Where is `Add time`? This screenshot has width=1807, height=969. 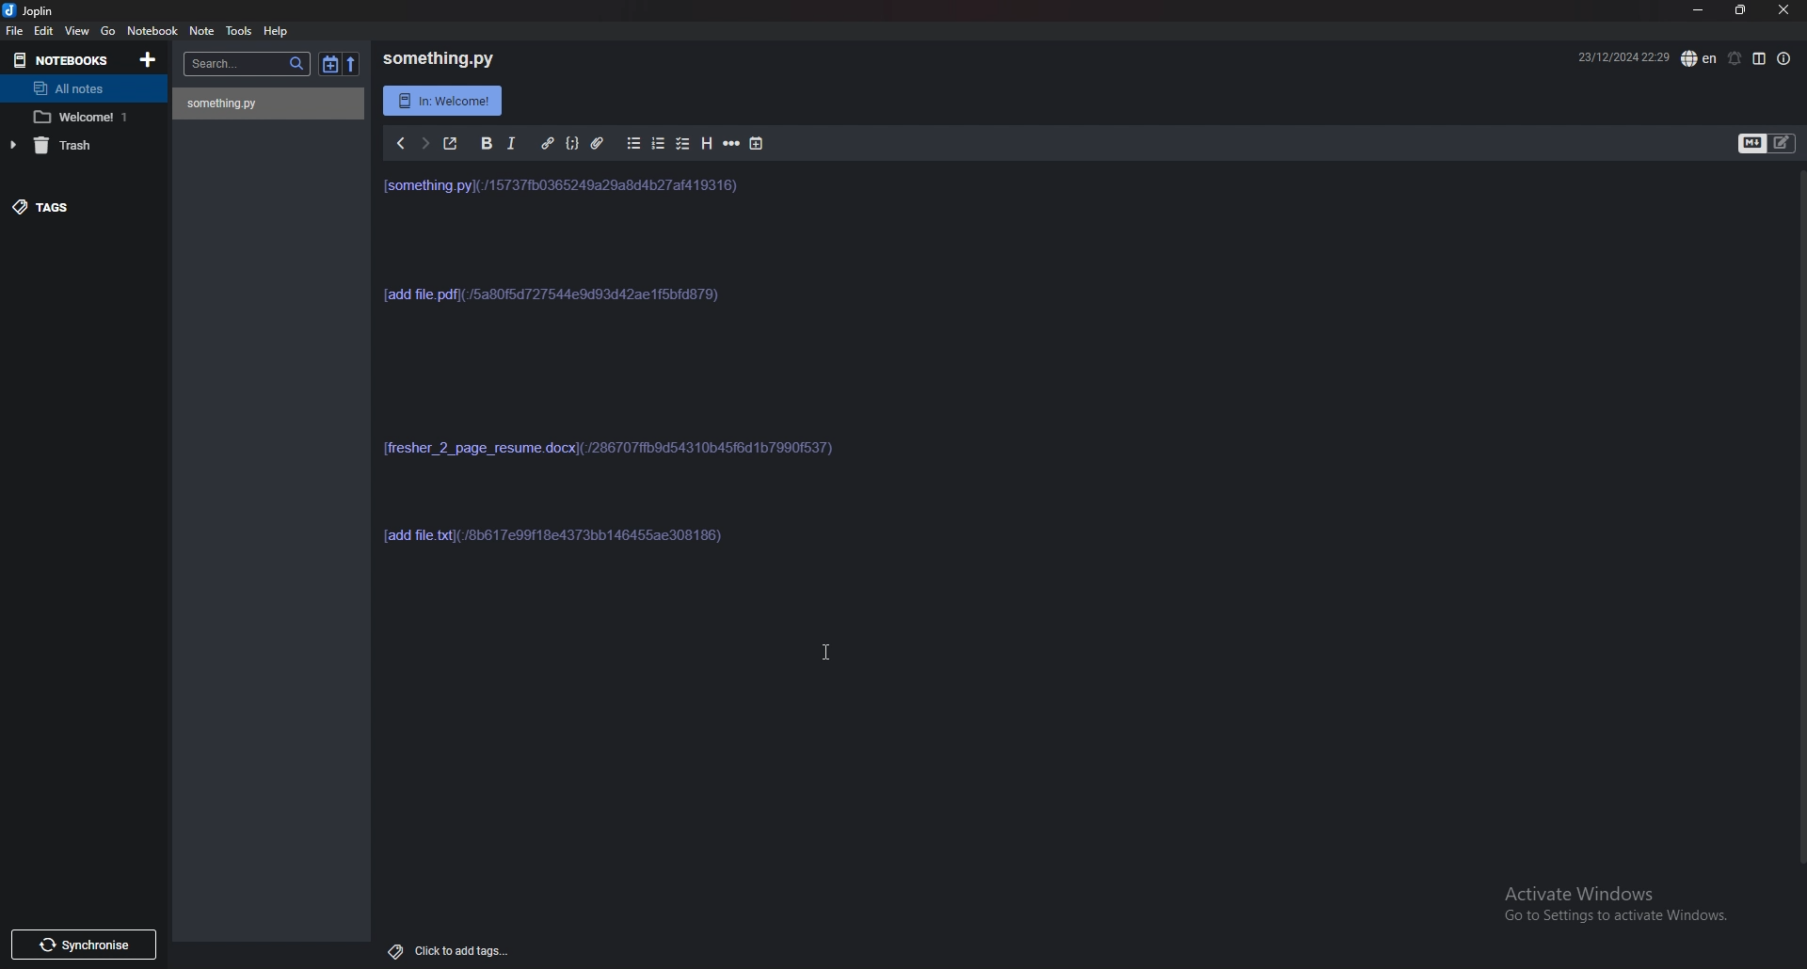 Add time is located at coordinates (756, 146).